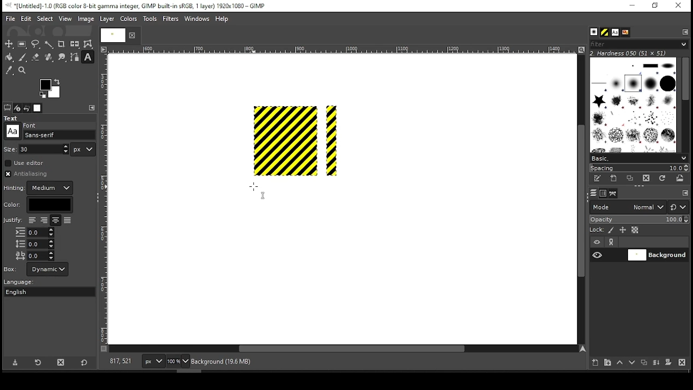 Image resolution: width=693 pixels, height=390 pixels. I want to click on selection tool, so click(9, 44).